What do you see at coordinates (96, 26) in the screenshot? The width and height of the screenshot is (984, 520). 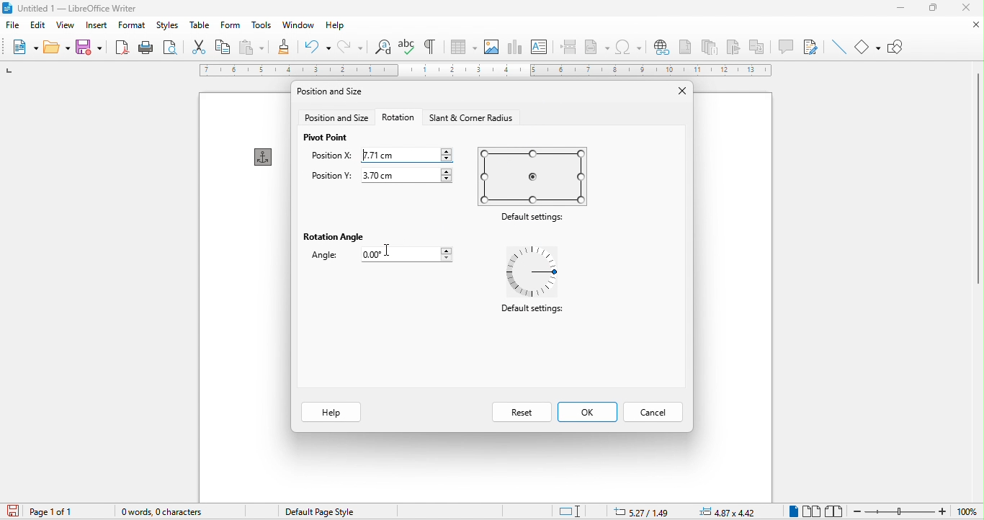 I see `insert` at bounding box center [96, 26].